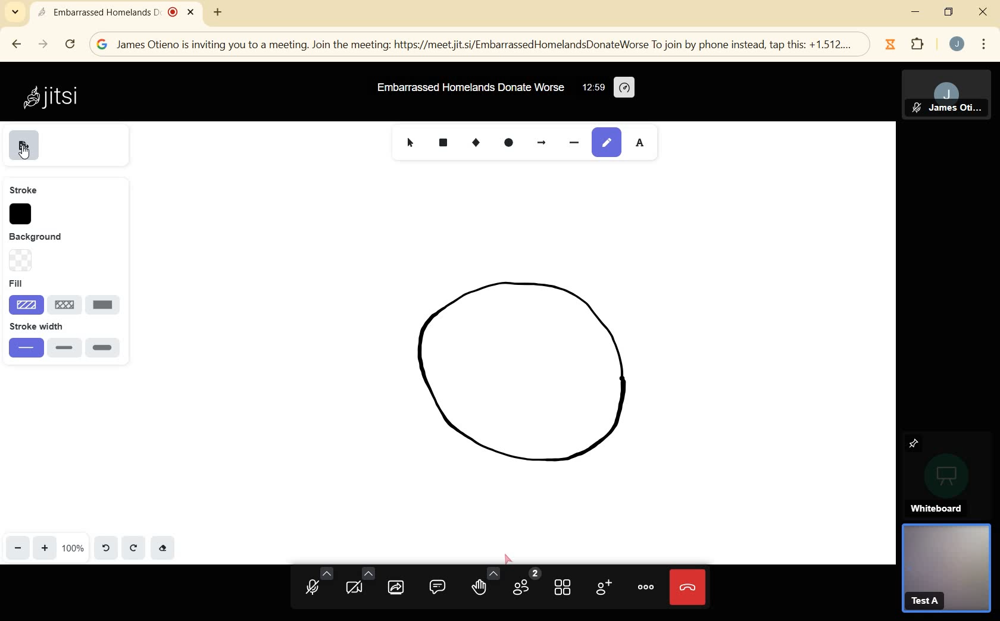  What do you see at coordinates (317, 583) in the screenshot?
I see `microphone` at bounding box center [317, 583].